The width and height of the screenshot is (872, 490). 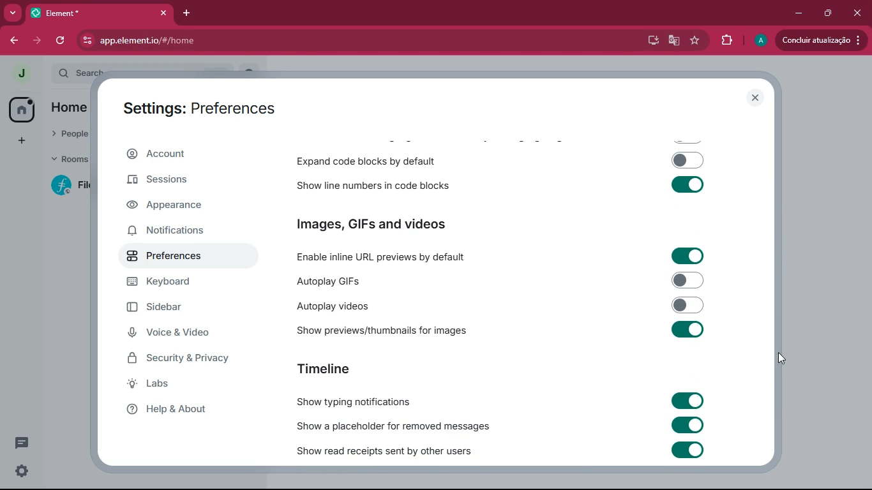 What do you see at coordinates (171, 308) in the screenshot?
I see `sidebar` at bounding box center [171, 308].